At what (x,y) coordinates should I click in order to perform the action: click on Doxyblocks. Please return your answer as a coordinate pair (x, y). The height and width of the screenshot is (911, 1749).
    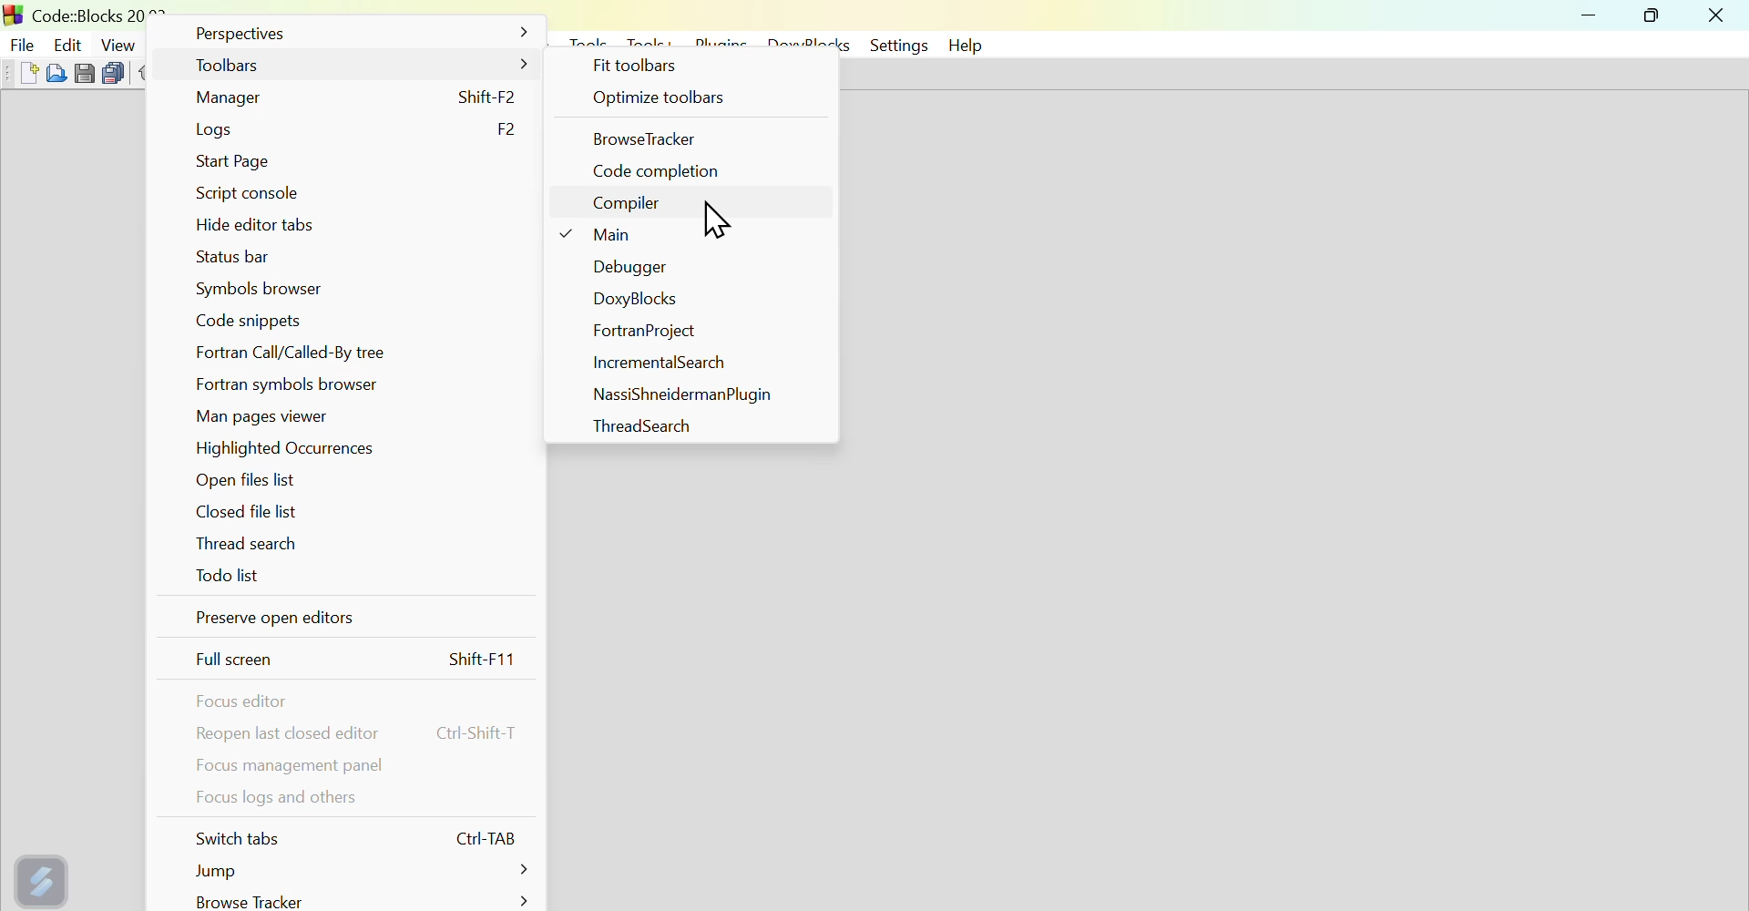
    Looking at the image, I should click on (638, 301).